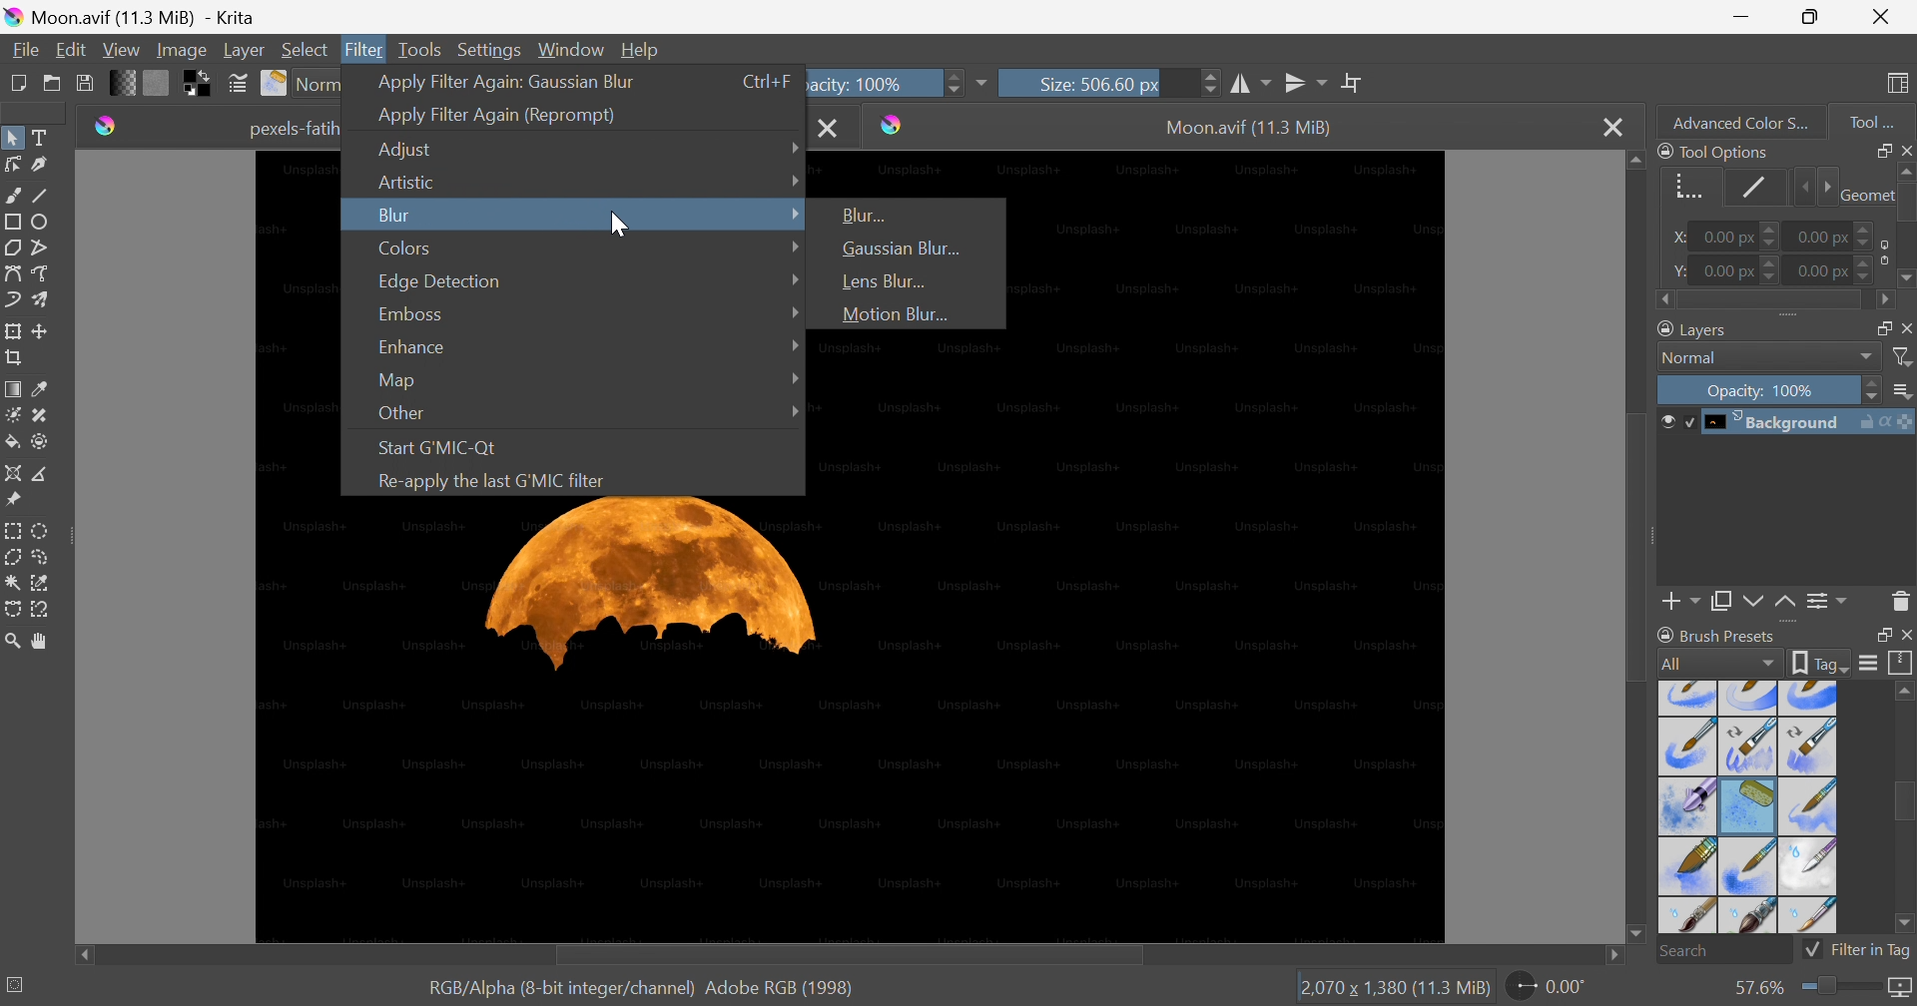  I want to click on Select shapes tool, so click(12, 138).